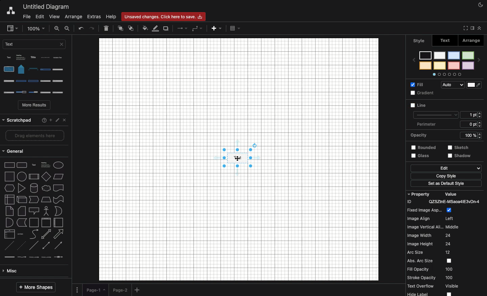 Image resolution: width=487 pixels, height=296 pixels. What do you see at coordinates (34, 152) in the screenshot?
I see `shape` at bounding box center [34, 152].